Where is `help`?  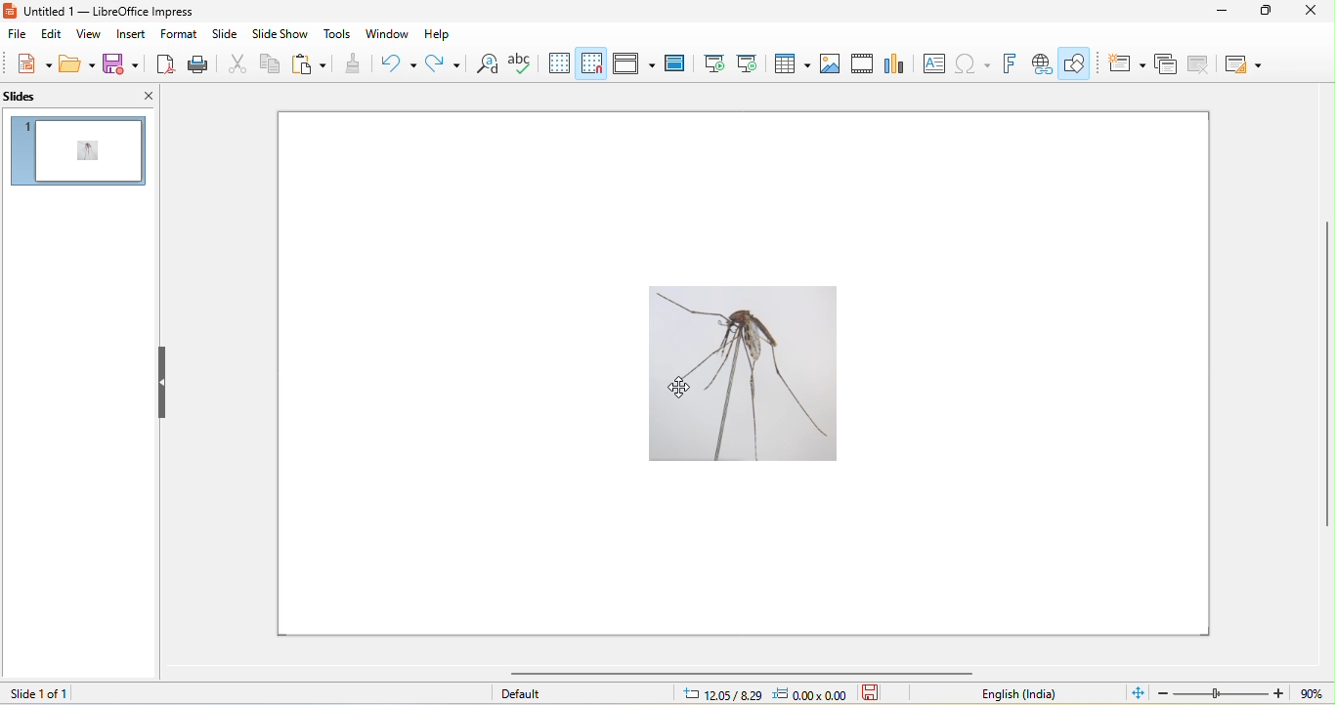 help is located at coordinates (437, 34).